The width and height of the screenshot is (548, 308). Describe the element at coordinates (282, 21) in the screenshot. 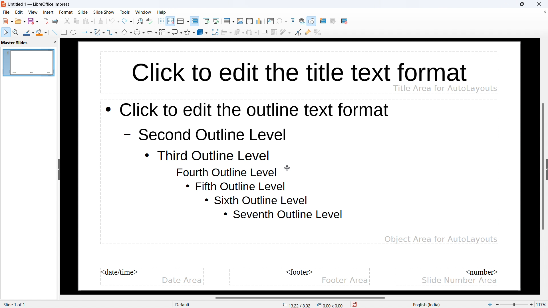

I see `insert special character` at that location.